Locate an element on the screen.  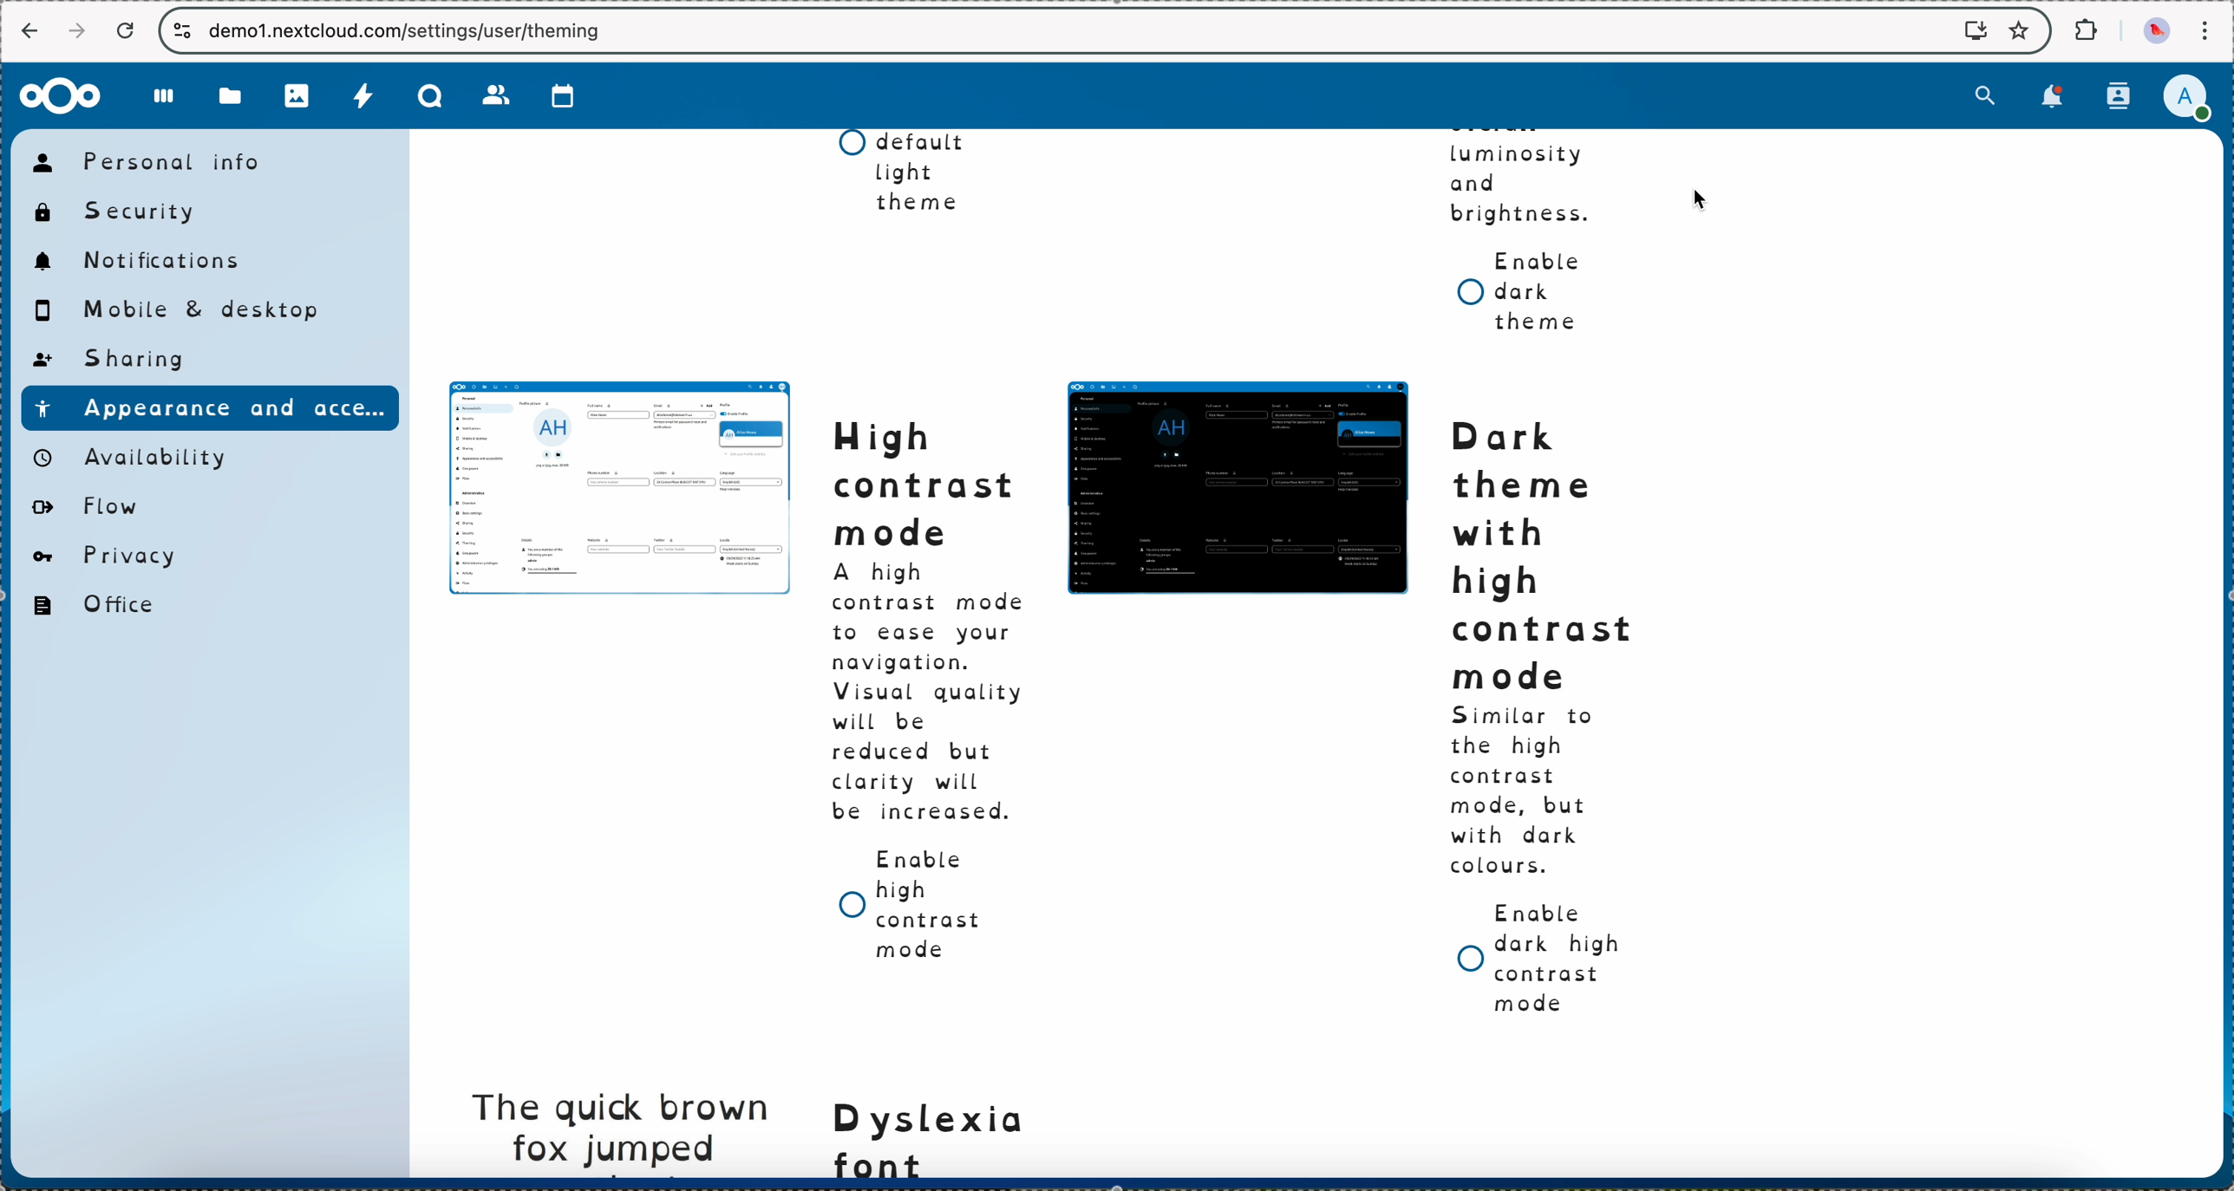
refresh the page is located at coordinates (127, 30).